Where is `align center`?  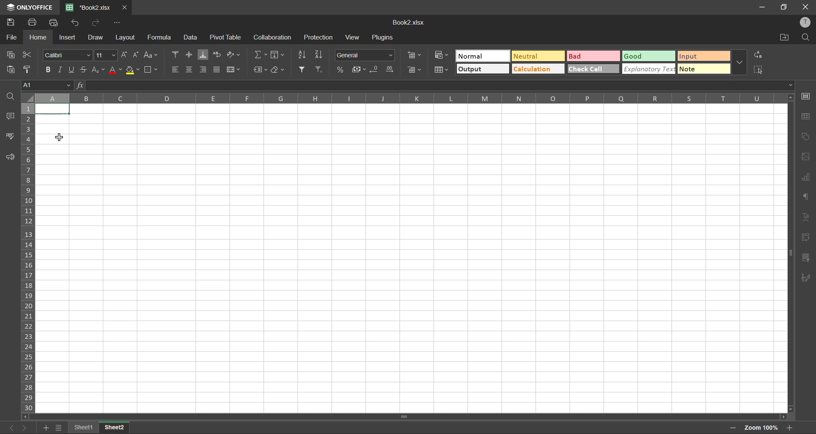
align center is located at coordinates (189, 68).